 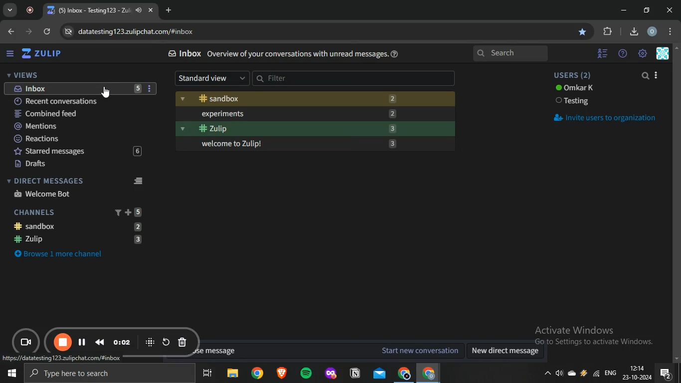 I want to click on date and time, so click(x=637, y=374).